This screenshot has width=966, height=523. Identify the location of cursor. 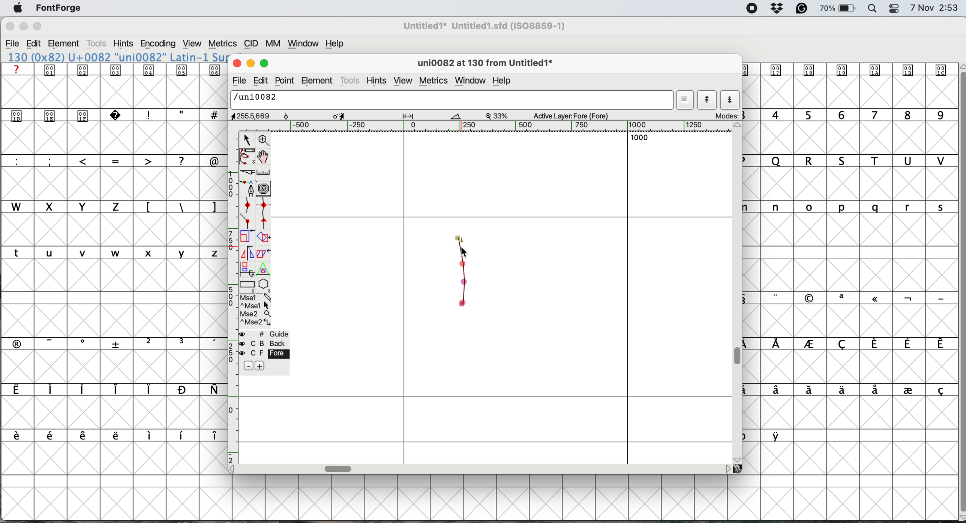
(465, 251).